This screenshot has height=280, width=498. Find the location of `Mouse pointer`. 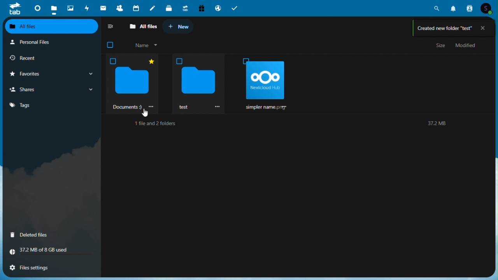

Mouse pointer is located at coordinates (144, 112).